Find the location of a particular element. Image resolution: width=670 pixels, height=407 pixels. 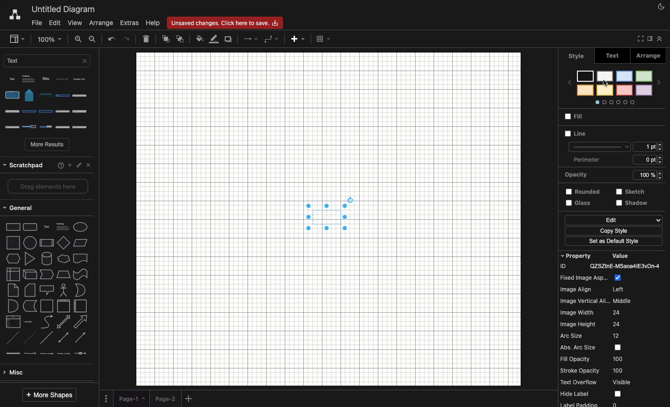

To front is located at coordinates (165, 40).